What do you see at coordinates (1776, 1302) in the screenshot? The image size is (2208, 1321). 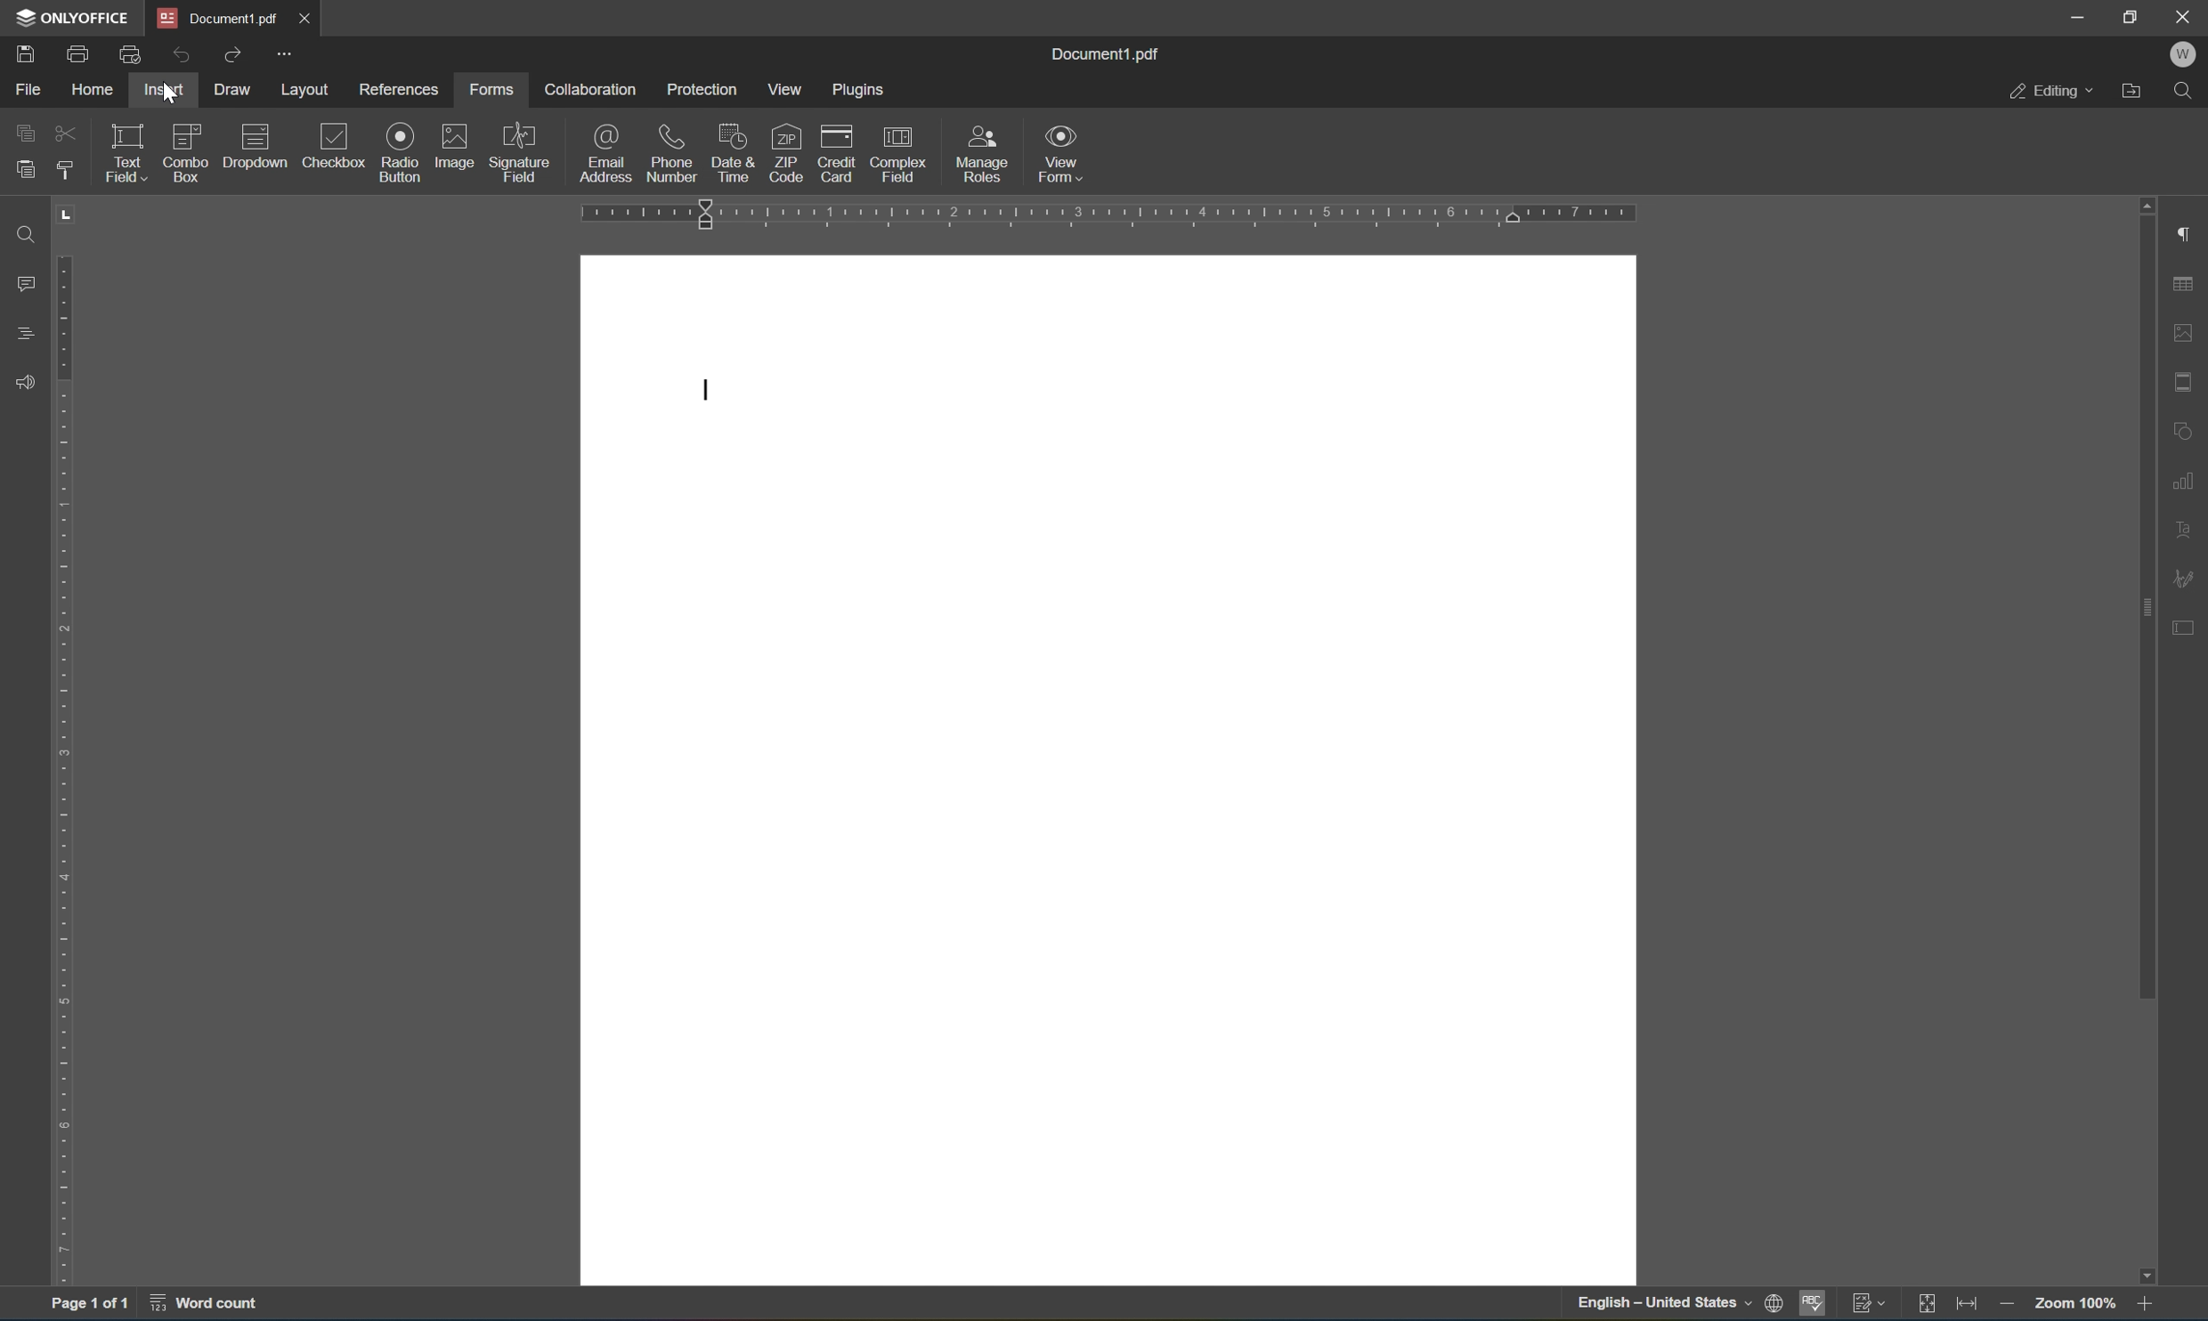 I see `set document language` at bounding box center [1776, 1302].